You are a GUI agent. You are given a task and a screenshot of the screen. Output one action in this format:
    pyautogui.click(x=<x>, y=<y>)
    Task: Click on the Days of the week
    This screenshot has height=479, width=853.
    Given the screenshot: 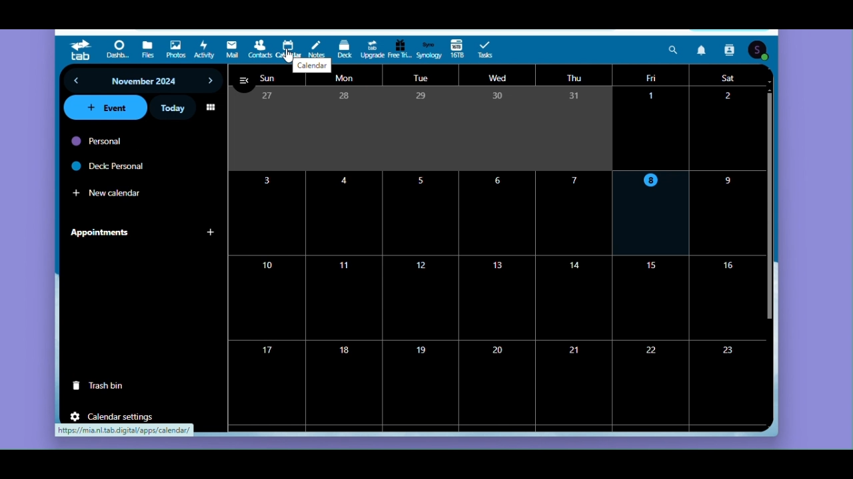 What is the action you would take?
    pyautogui.click(x=502, y=77)
    